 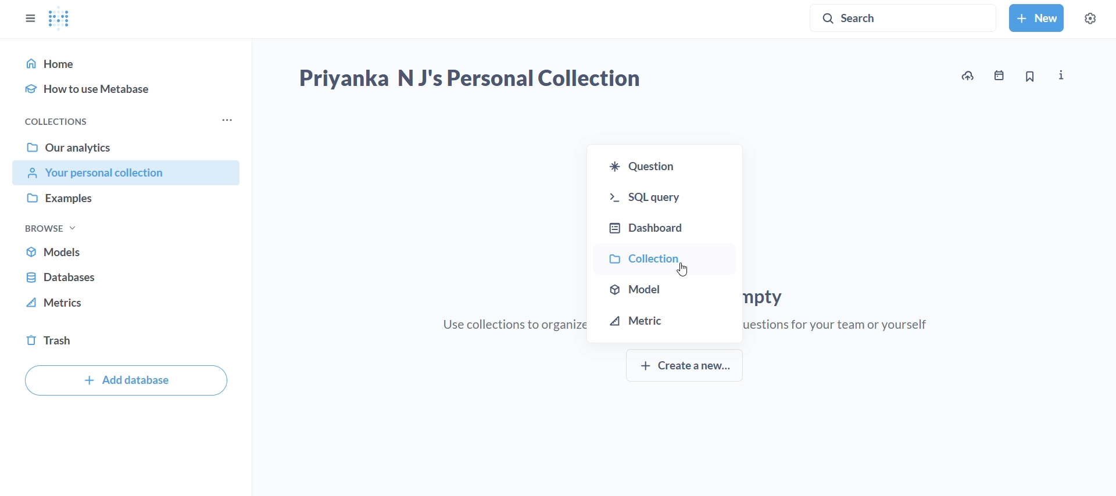 I want to click on collections, so click(x=50, y=120).